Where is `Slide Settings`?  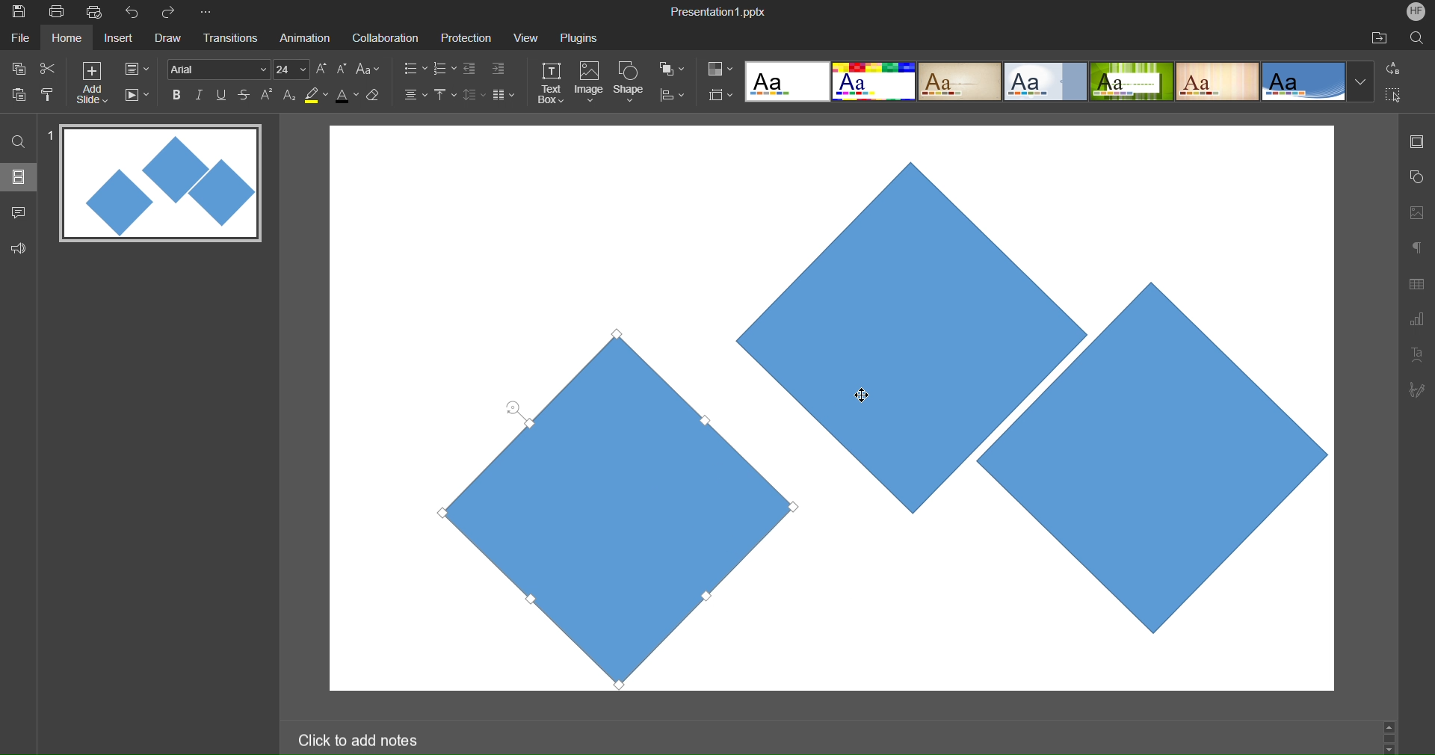
Slide Settings is located at coordinates (137, 69).